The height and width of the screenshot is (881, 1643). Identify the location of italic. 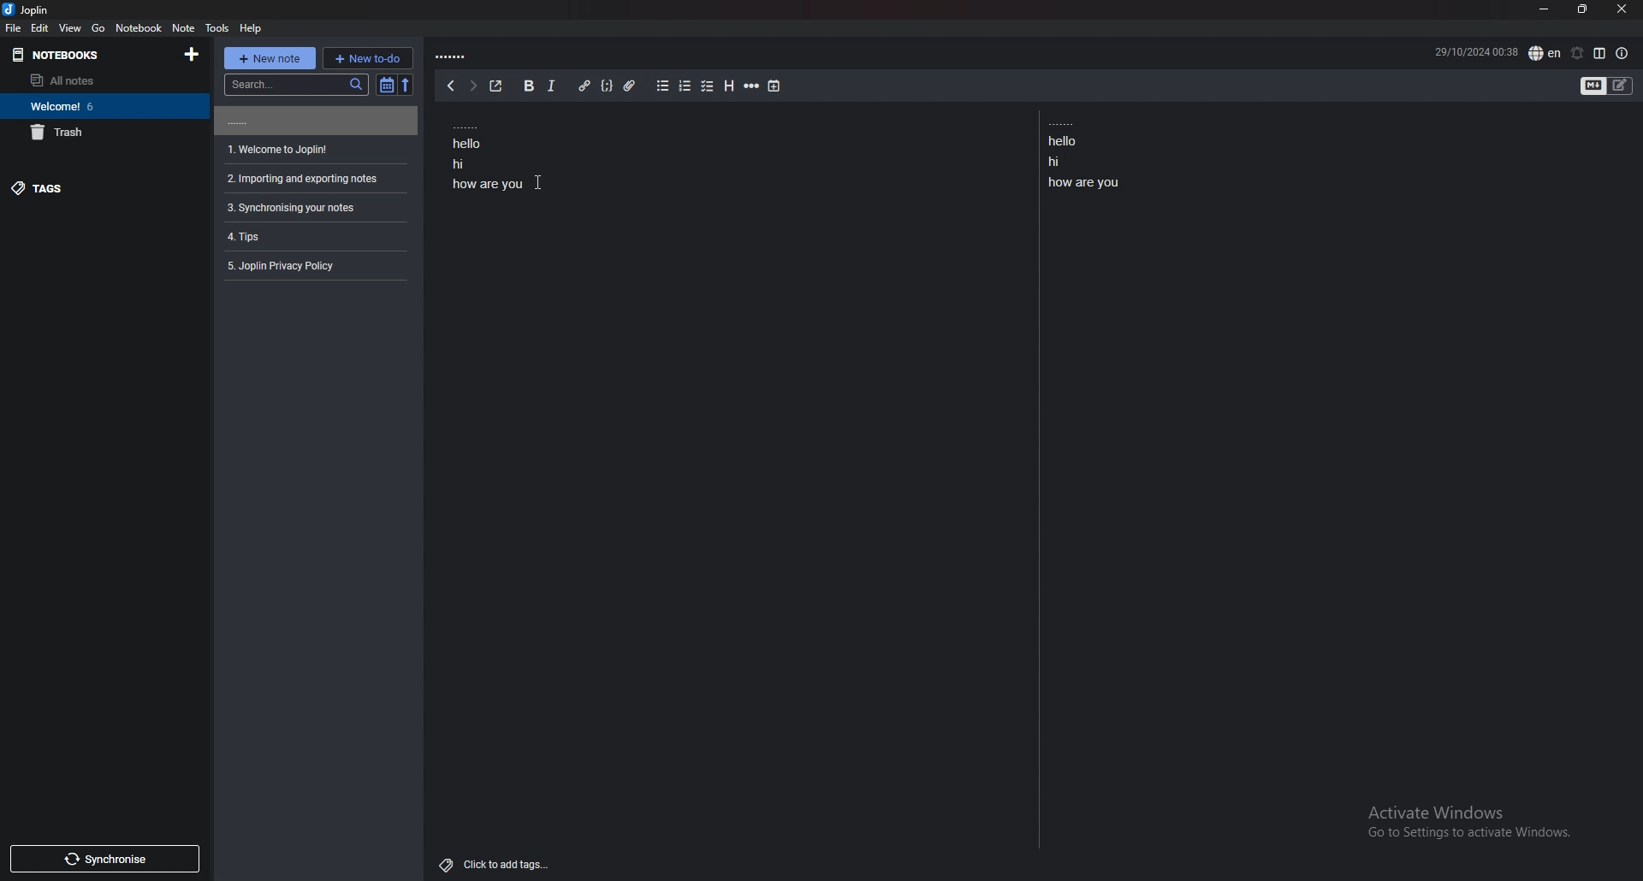
(553, 86).